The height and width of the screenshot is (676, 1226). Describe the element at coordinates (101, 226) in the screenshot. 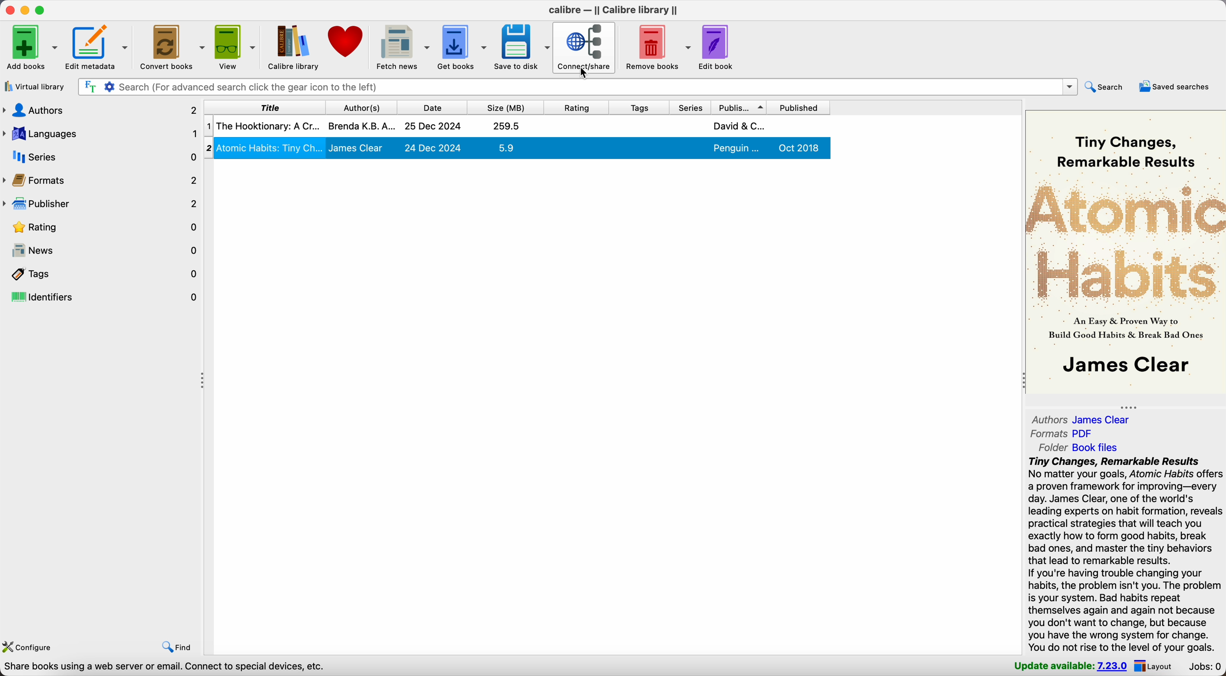

I see `rating` at that location.